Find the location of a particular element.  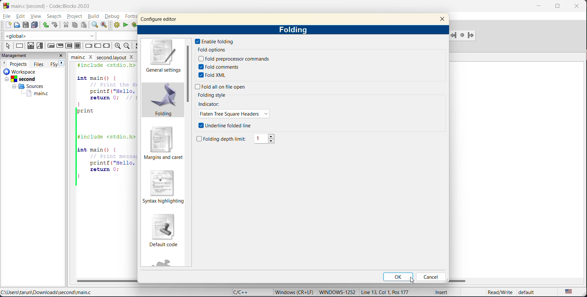

close is located at coordinates (575, 7).